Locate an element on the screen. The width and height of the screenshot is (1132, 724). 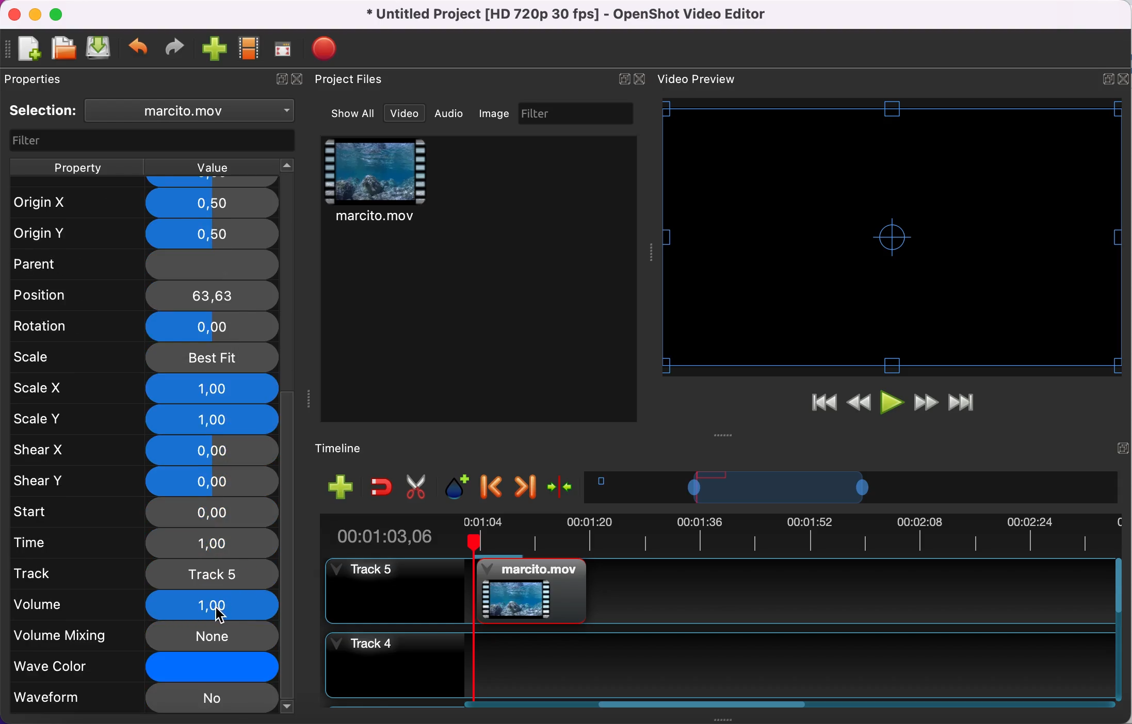
rotation 0 is located at coordinates (144, 328).